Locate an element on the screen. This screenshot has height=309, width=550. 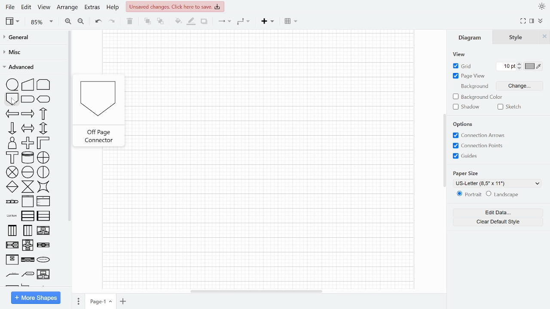
vertical pool 2 is located at coordinates (27, 230).